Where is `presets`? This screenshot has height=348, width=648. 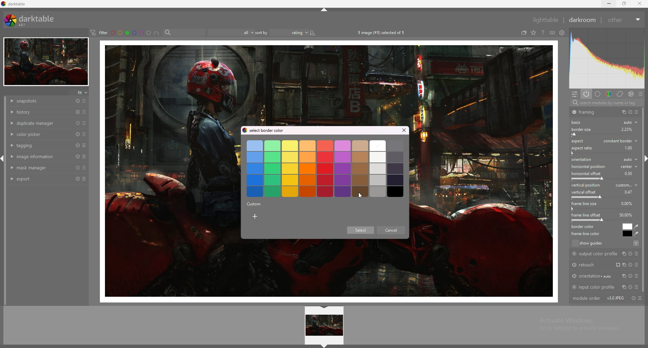
presets is located at coordinates (641, 298).